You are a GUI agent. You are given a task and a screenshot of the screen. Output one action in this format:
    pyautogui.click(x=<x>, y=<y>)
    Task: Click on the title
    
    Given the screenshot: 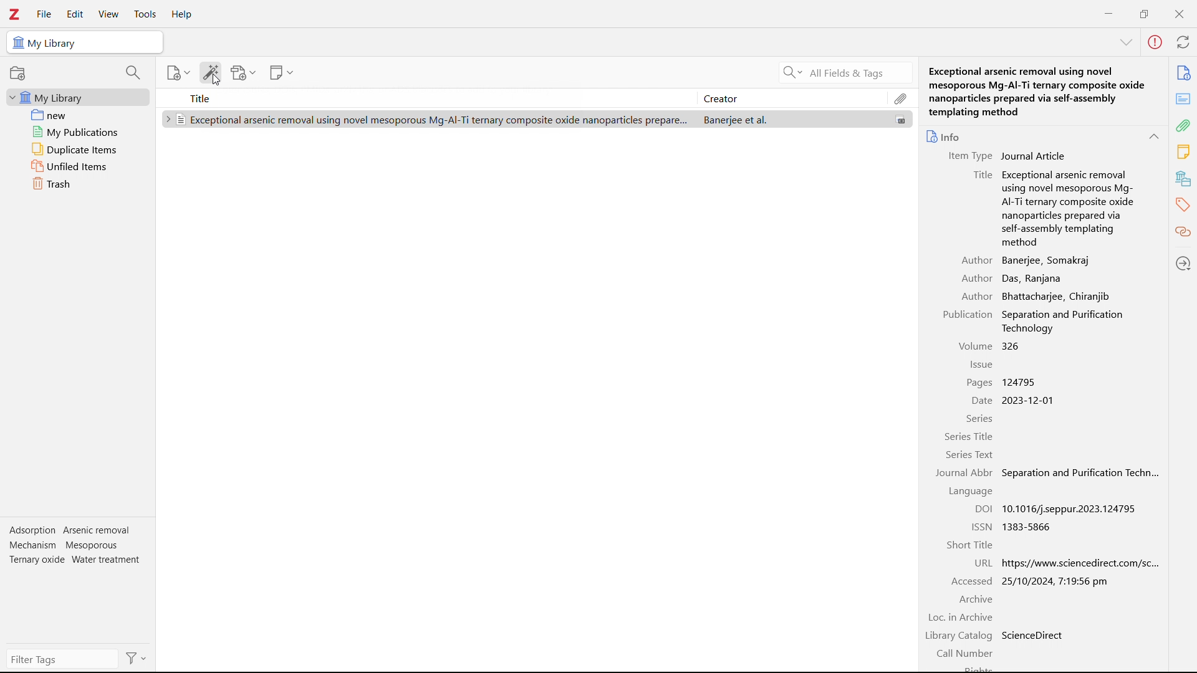 What is the action you would take?
    pyautogui.click(x=425, y=98)
    